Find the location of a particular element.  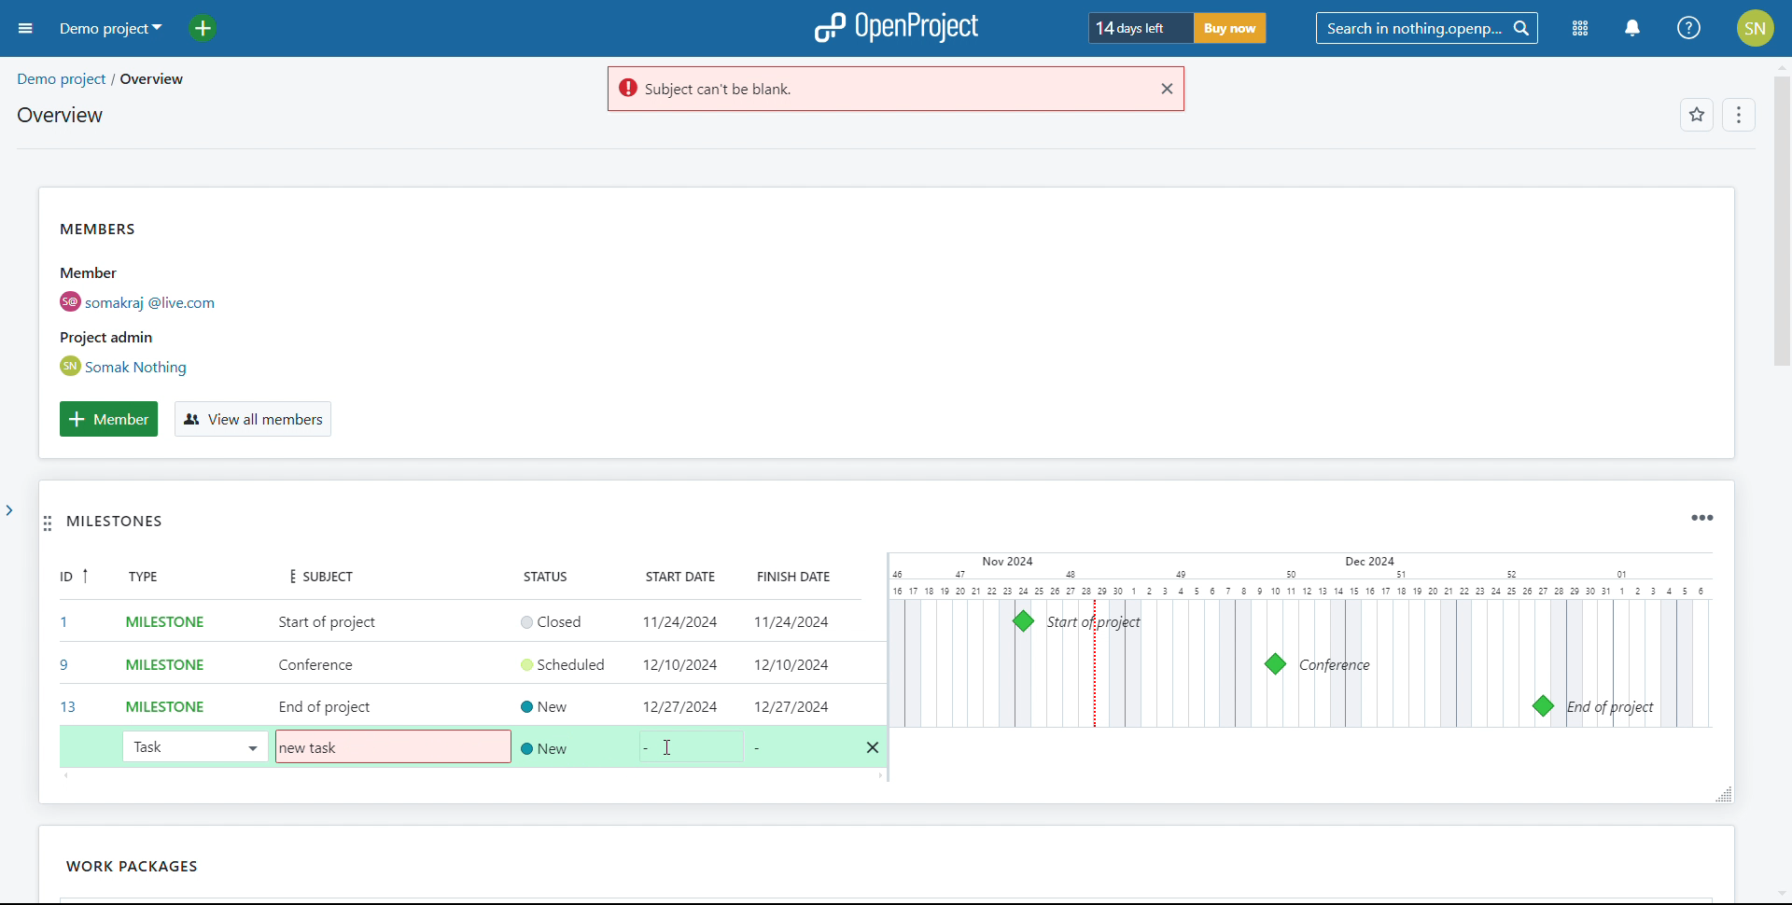

status is located at coordinates (557, 576).